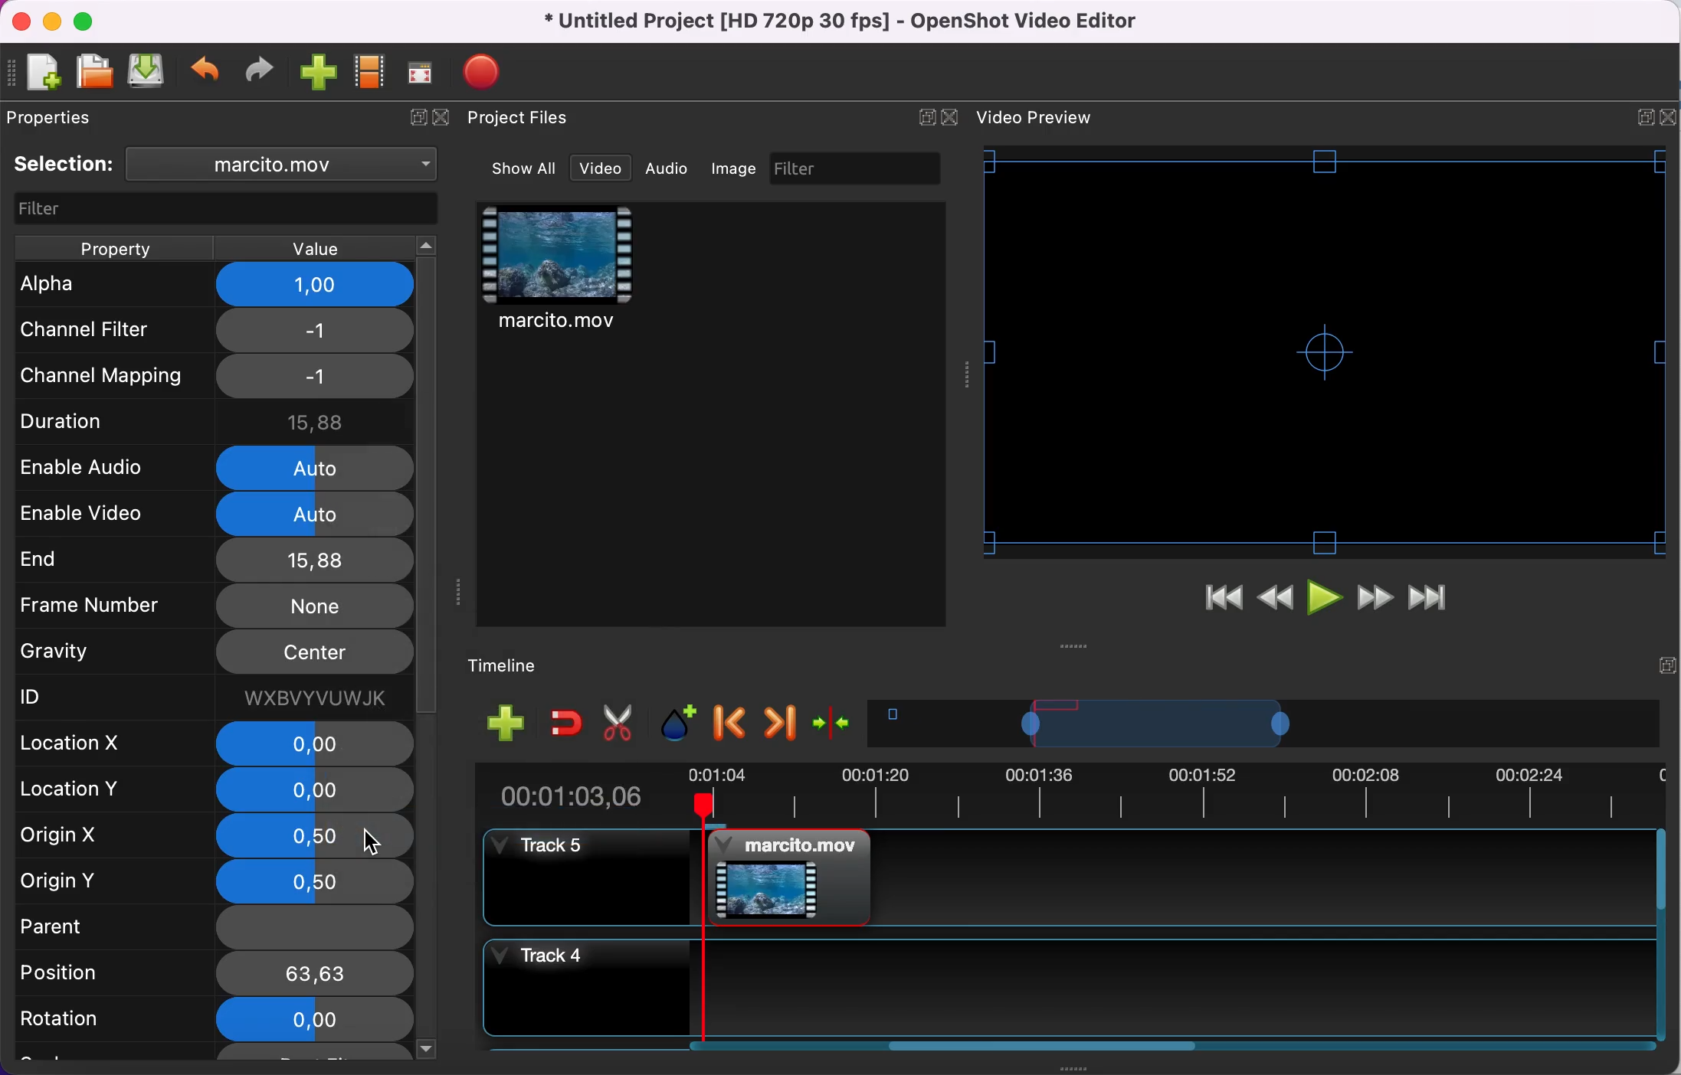  Describe the element at coordinates (506, 721) in the screenshot. I see `add track` at that location.